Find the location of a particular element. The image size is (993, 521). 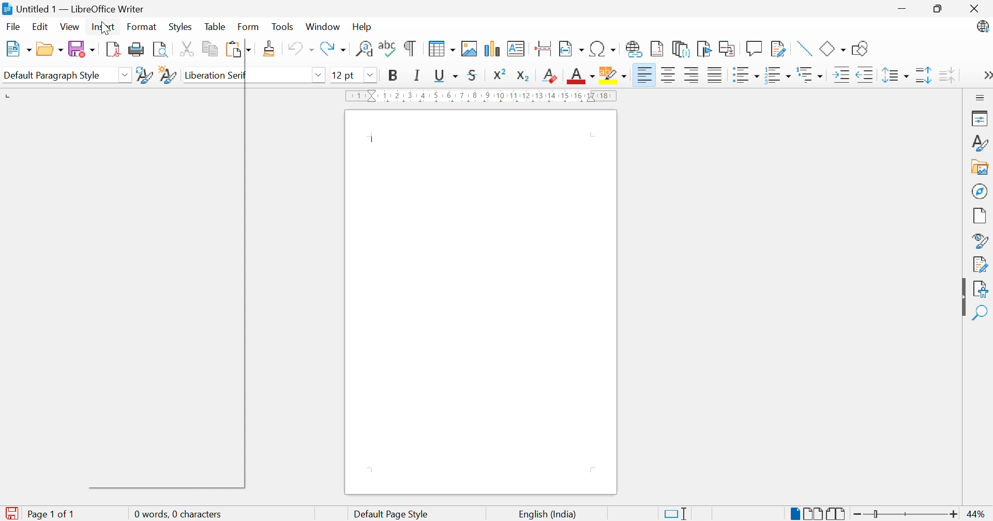

View is located at coordinates (70, 27).